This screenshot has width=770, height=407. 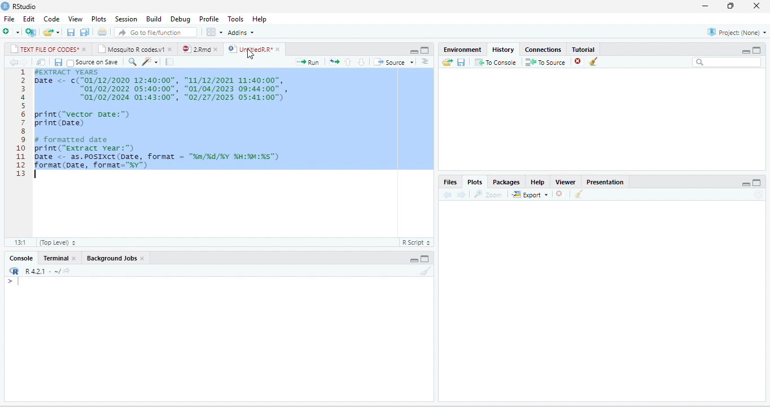 I want to click on Presentation, so click(x=605, y=182).